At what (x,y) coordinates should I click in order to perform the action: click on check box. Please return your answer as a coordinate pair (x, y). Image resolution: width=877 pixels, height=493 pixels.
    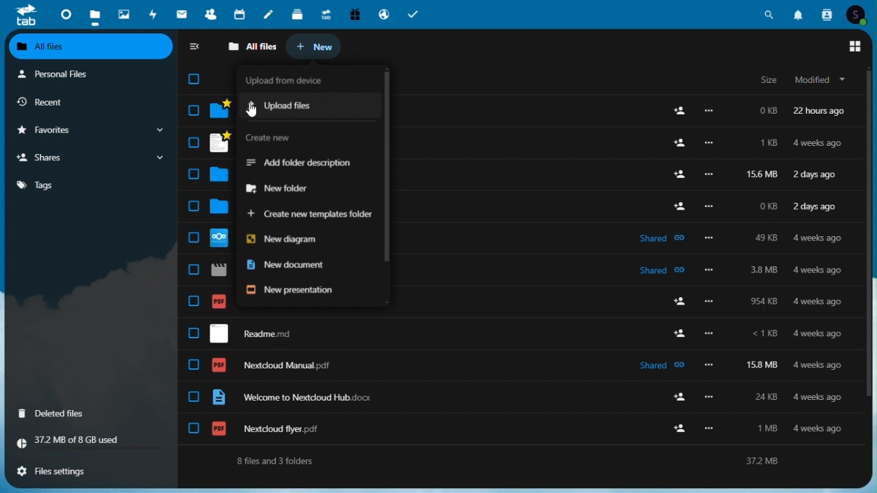
    Looking at the image, I should click on (195, 142).